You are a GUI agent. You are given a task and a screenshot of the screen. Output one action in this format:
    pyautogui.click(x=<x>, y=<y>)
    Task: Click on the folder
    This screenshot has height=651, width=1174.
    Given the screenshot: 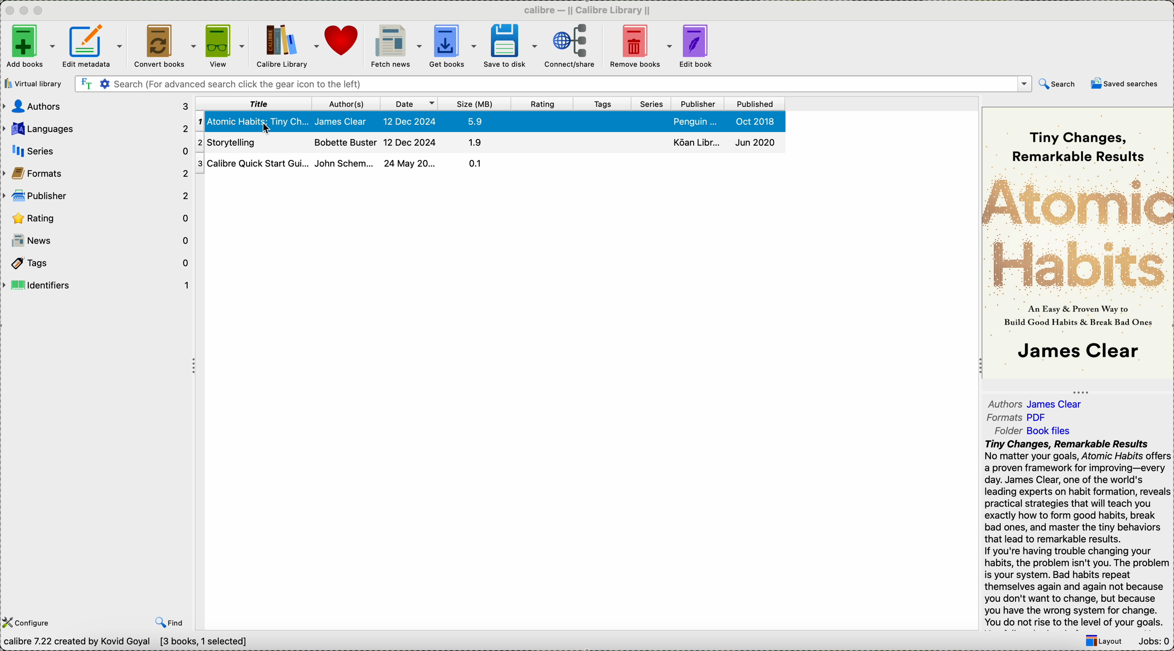 What is the action you would take?
    pyautogui.click(x=1038, y=430)
    